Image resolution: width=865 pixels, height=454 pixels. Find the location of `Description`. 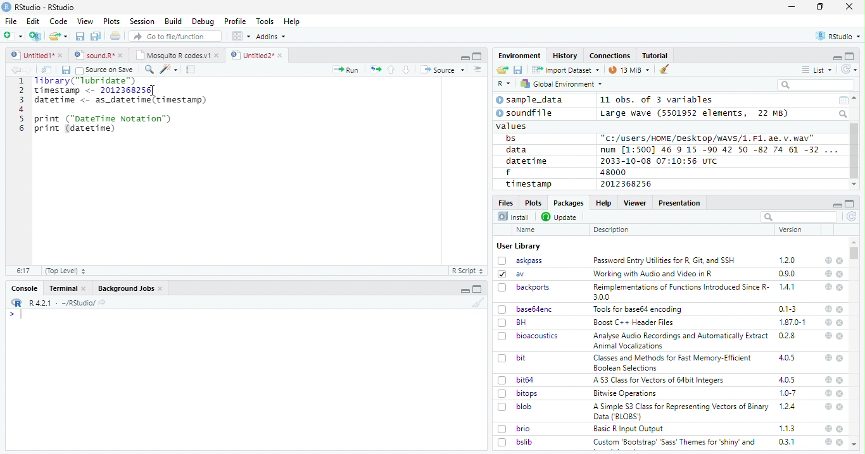

Description is located at coordinates (612, 230).